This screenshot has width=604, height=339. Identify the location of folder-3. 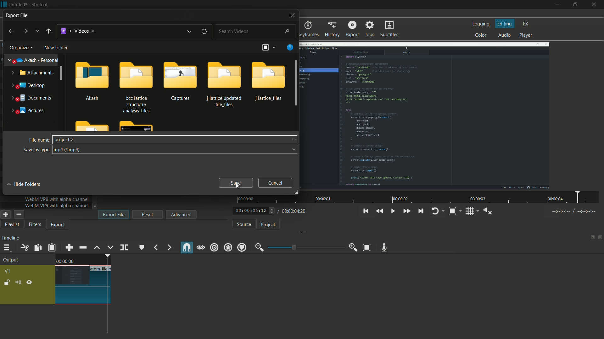
(179, 81).